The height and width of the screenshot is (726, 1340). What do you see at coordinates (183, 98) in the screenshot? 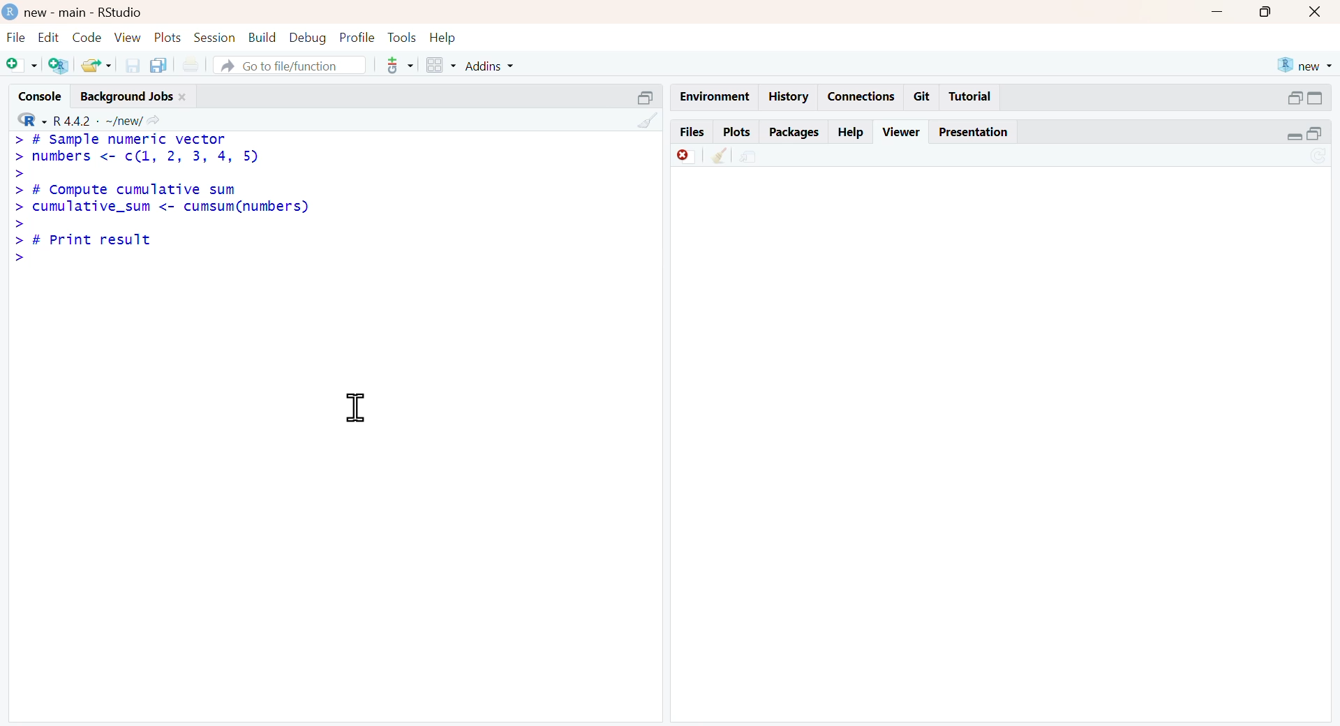
I see `close` at bounding box center [183, 98].